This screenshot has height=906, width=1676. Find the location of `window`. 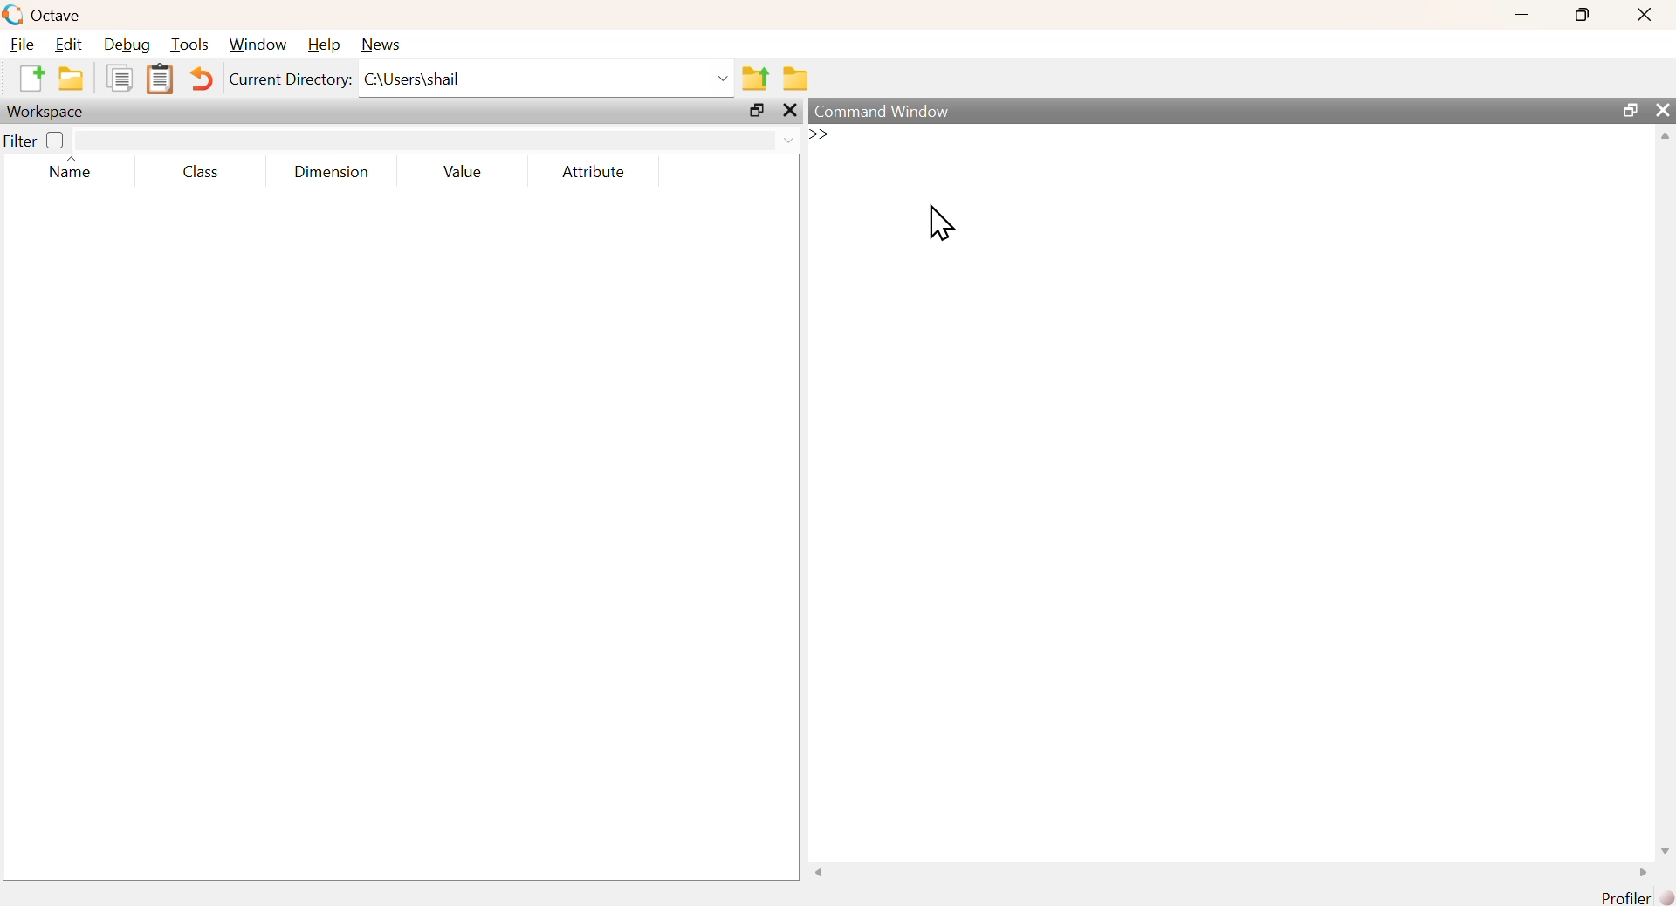

window is located at coordinates (258, 45).